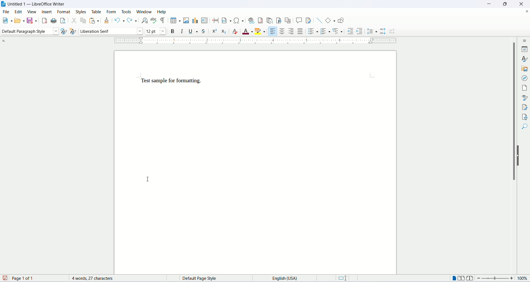 The image size is (530, 282). Describe the element at coordinates (73, 31) in the screenshot. I see `new style` at that location.